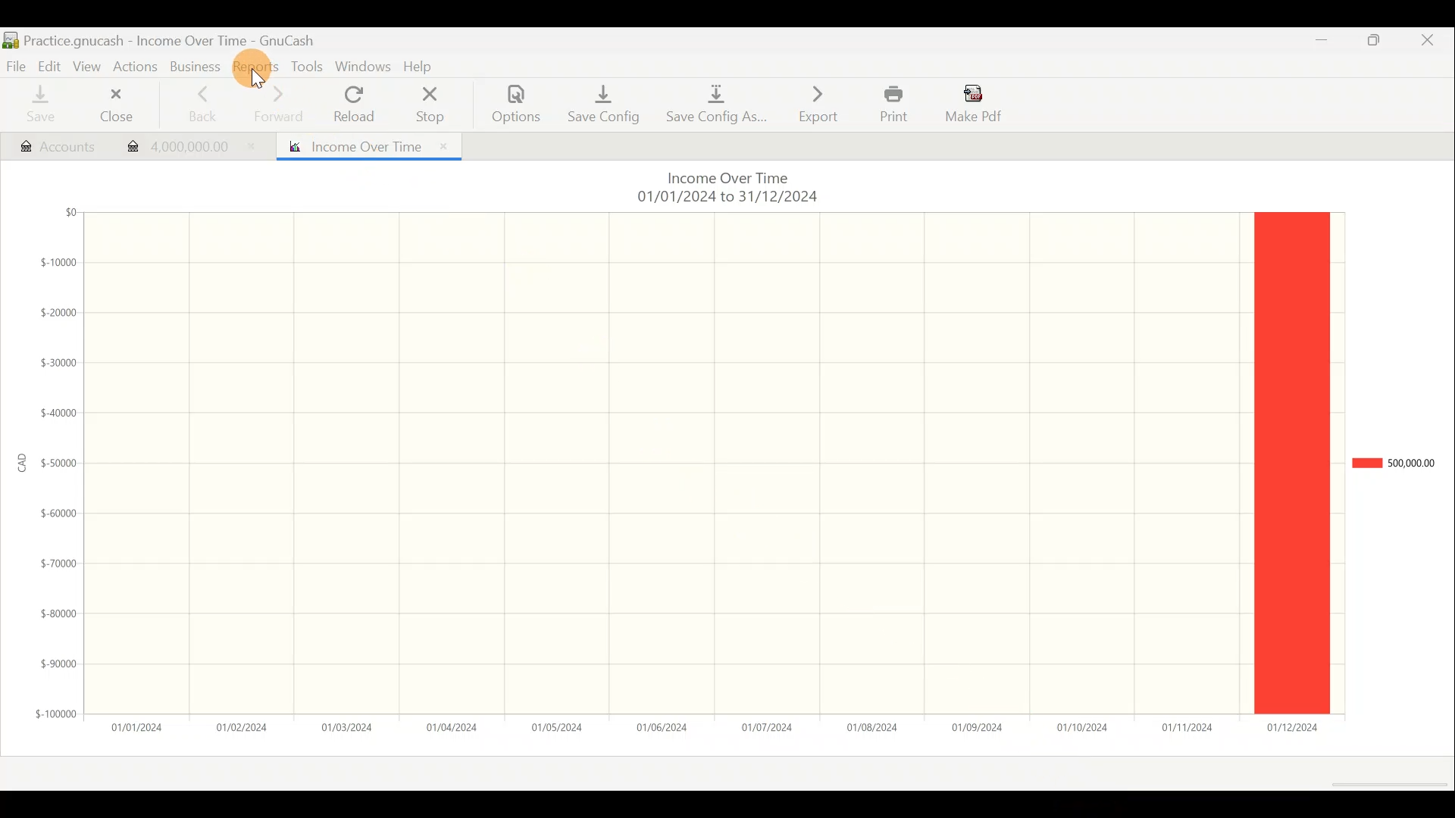 The image size is (1455, 818). What do you see at coordinates (1325, 40) in the screenshot?
I see `Minimise` at bounding box center [1325, 40].